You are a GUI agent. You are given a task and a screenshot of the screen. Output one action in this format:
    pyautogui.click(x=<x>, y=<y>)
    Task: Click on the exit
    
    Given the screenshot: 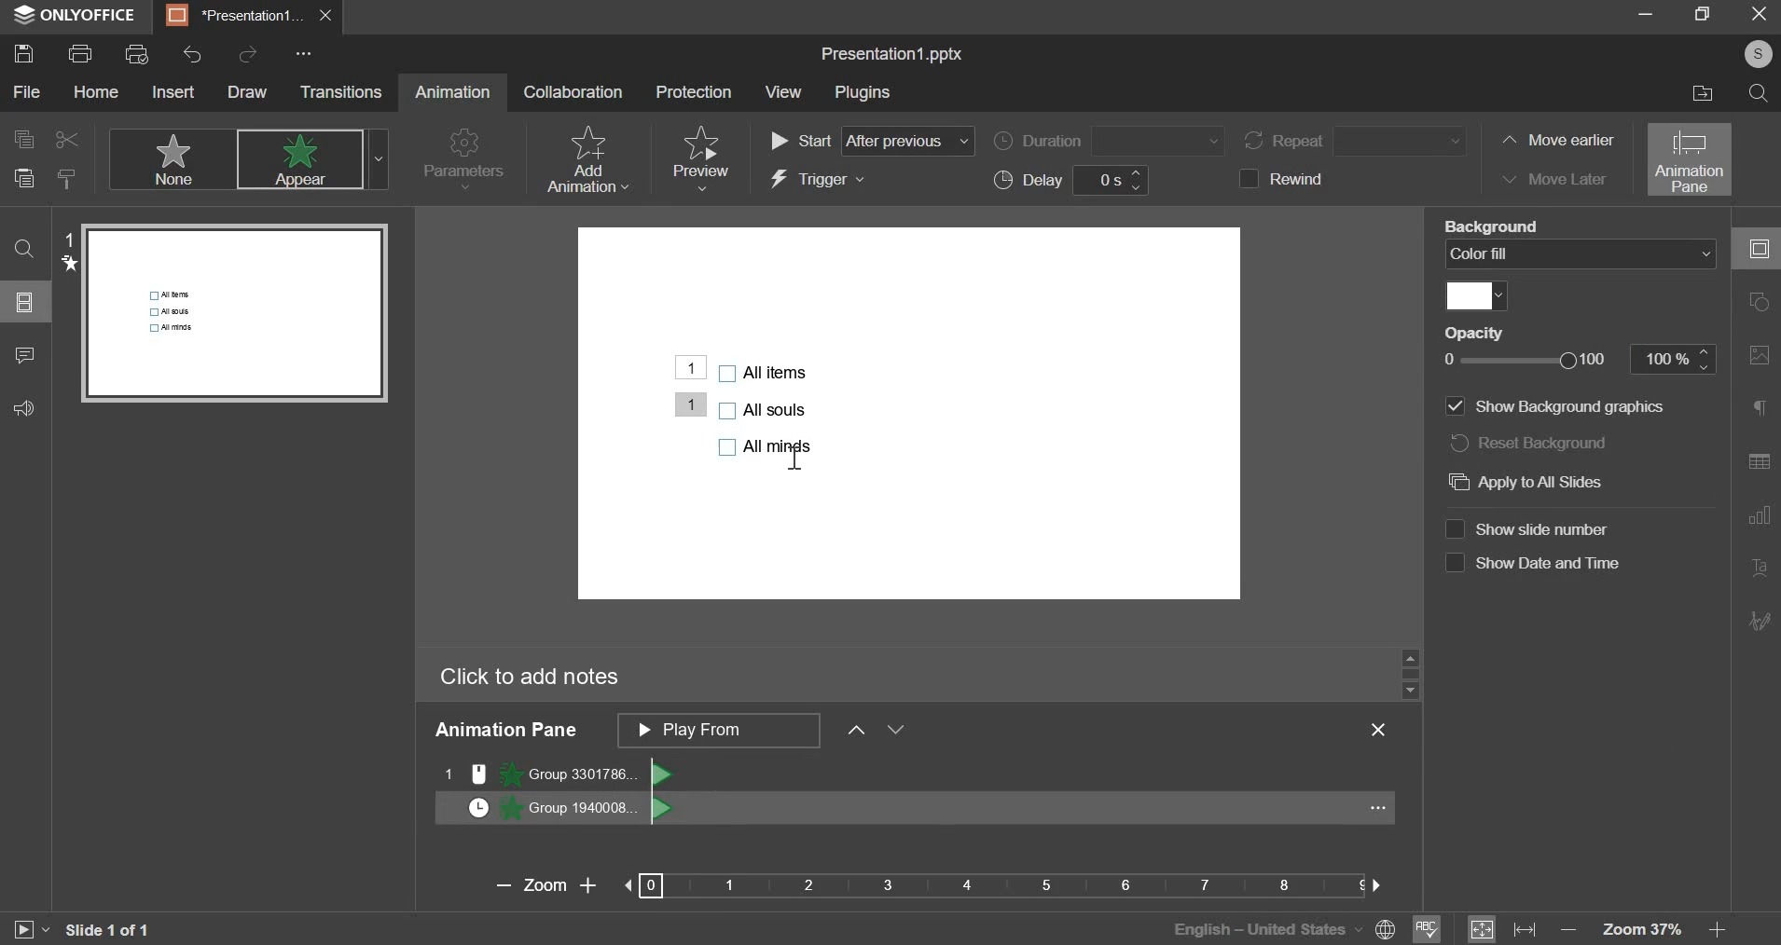 What is the action you would take?
    pyautogui.click(x=1751, y=18)
    